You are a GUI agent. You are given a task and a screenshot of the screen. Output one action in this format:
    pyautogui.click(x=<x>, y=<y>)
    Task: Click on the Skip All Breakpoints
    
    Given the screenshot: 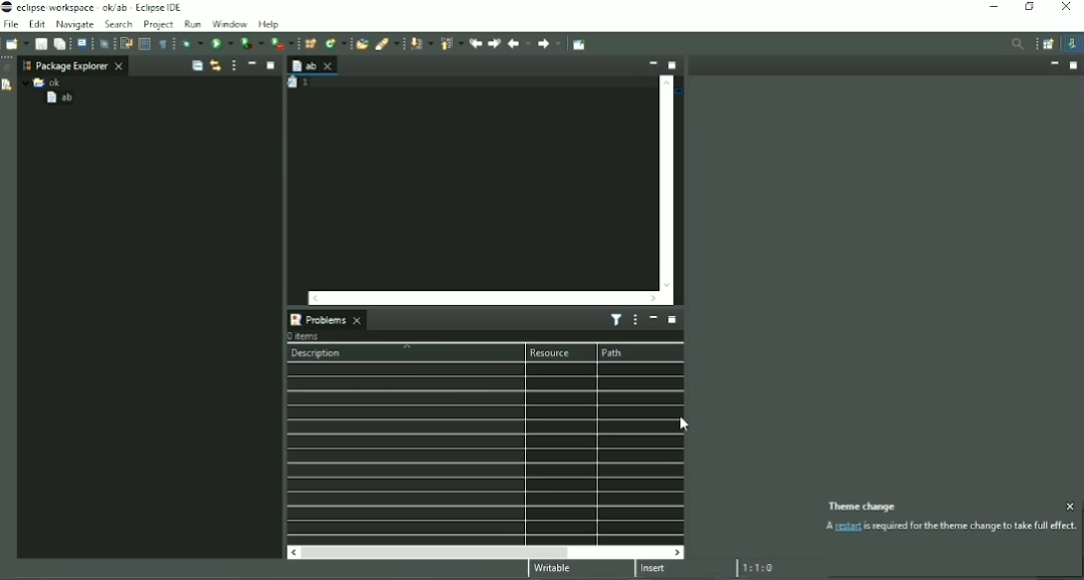 What is the action you would take?
    pyautogui.click(x=105, y=43)
    